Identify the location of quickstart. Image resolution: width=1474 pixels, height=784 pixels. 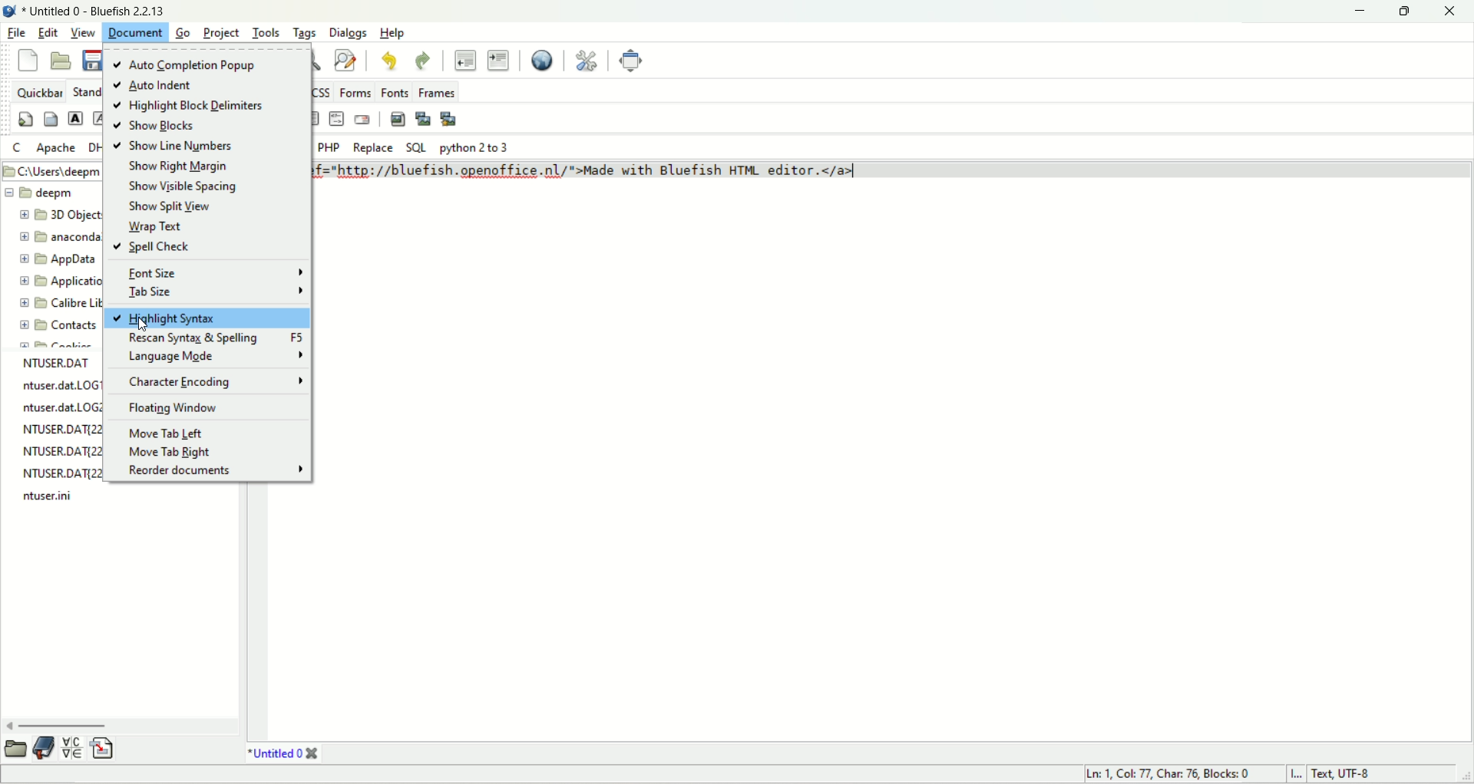
(25, 120).